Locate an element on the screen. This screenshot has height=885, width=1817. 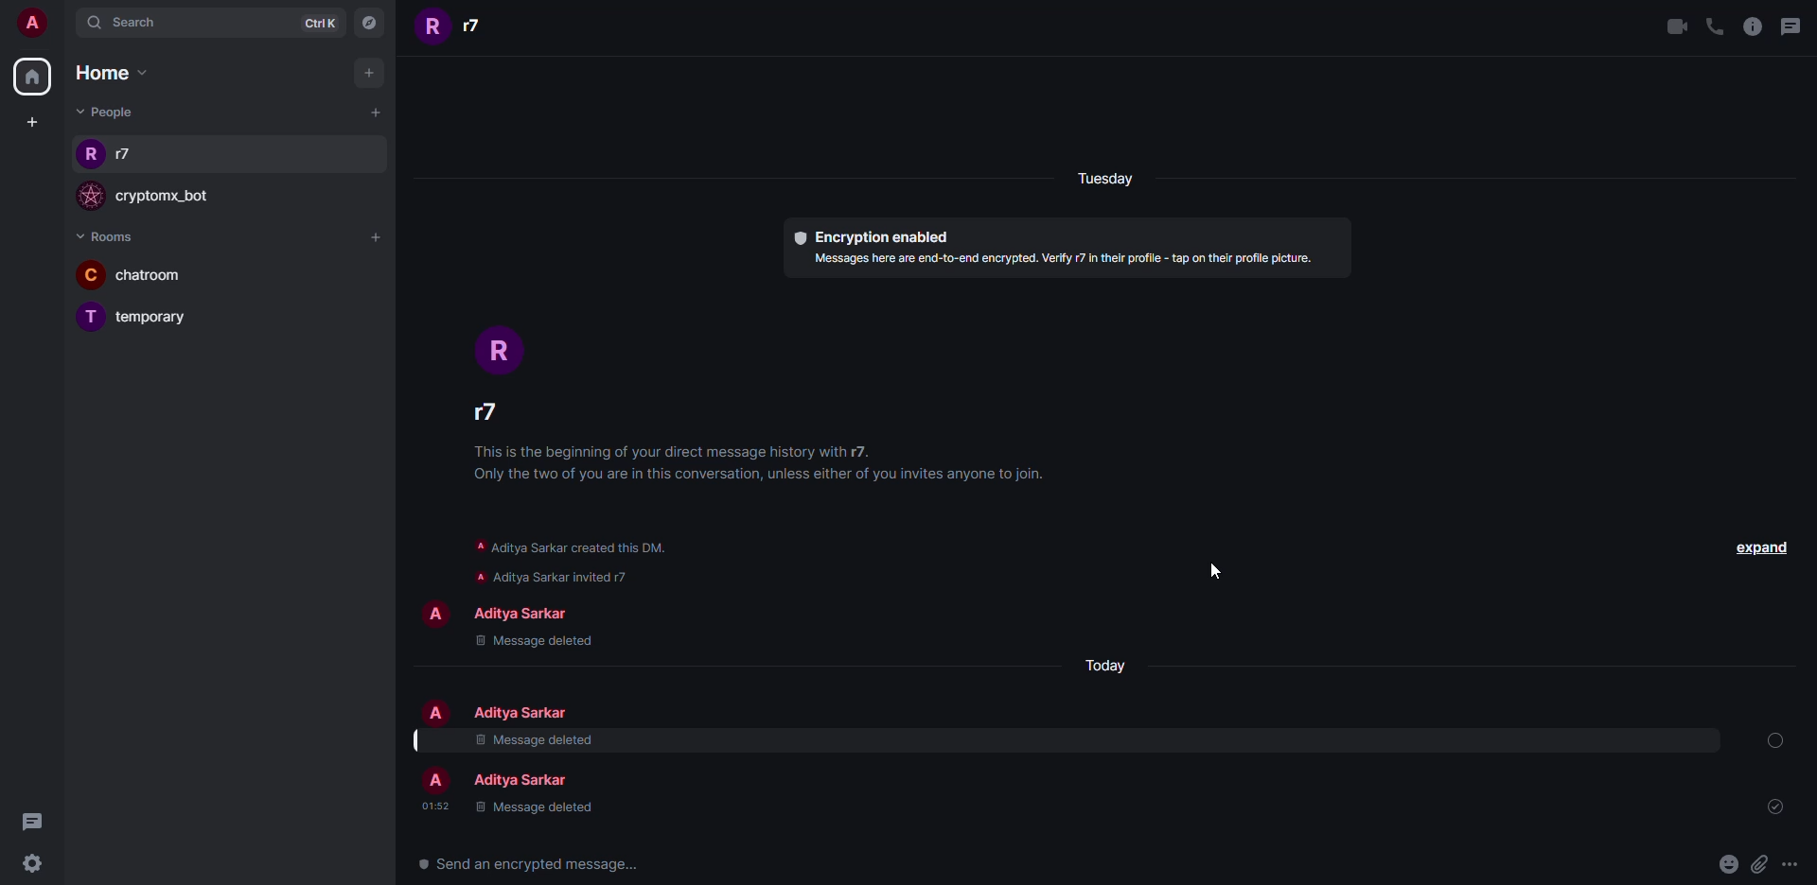
room is located at coordinates (173, 318).